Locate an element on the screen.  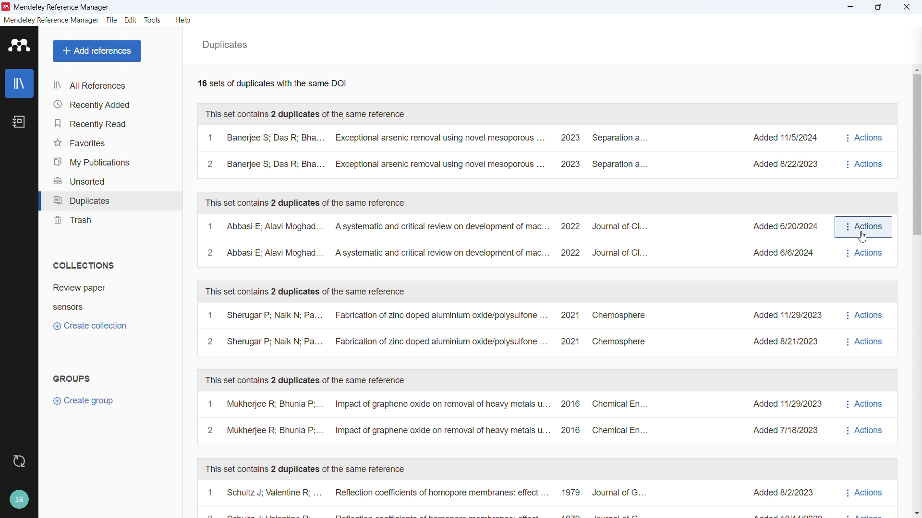
Cursor  is located at coordinates (862, 237).